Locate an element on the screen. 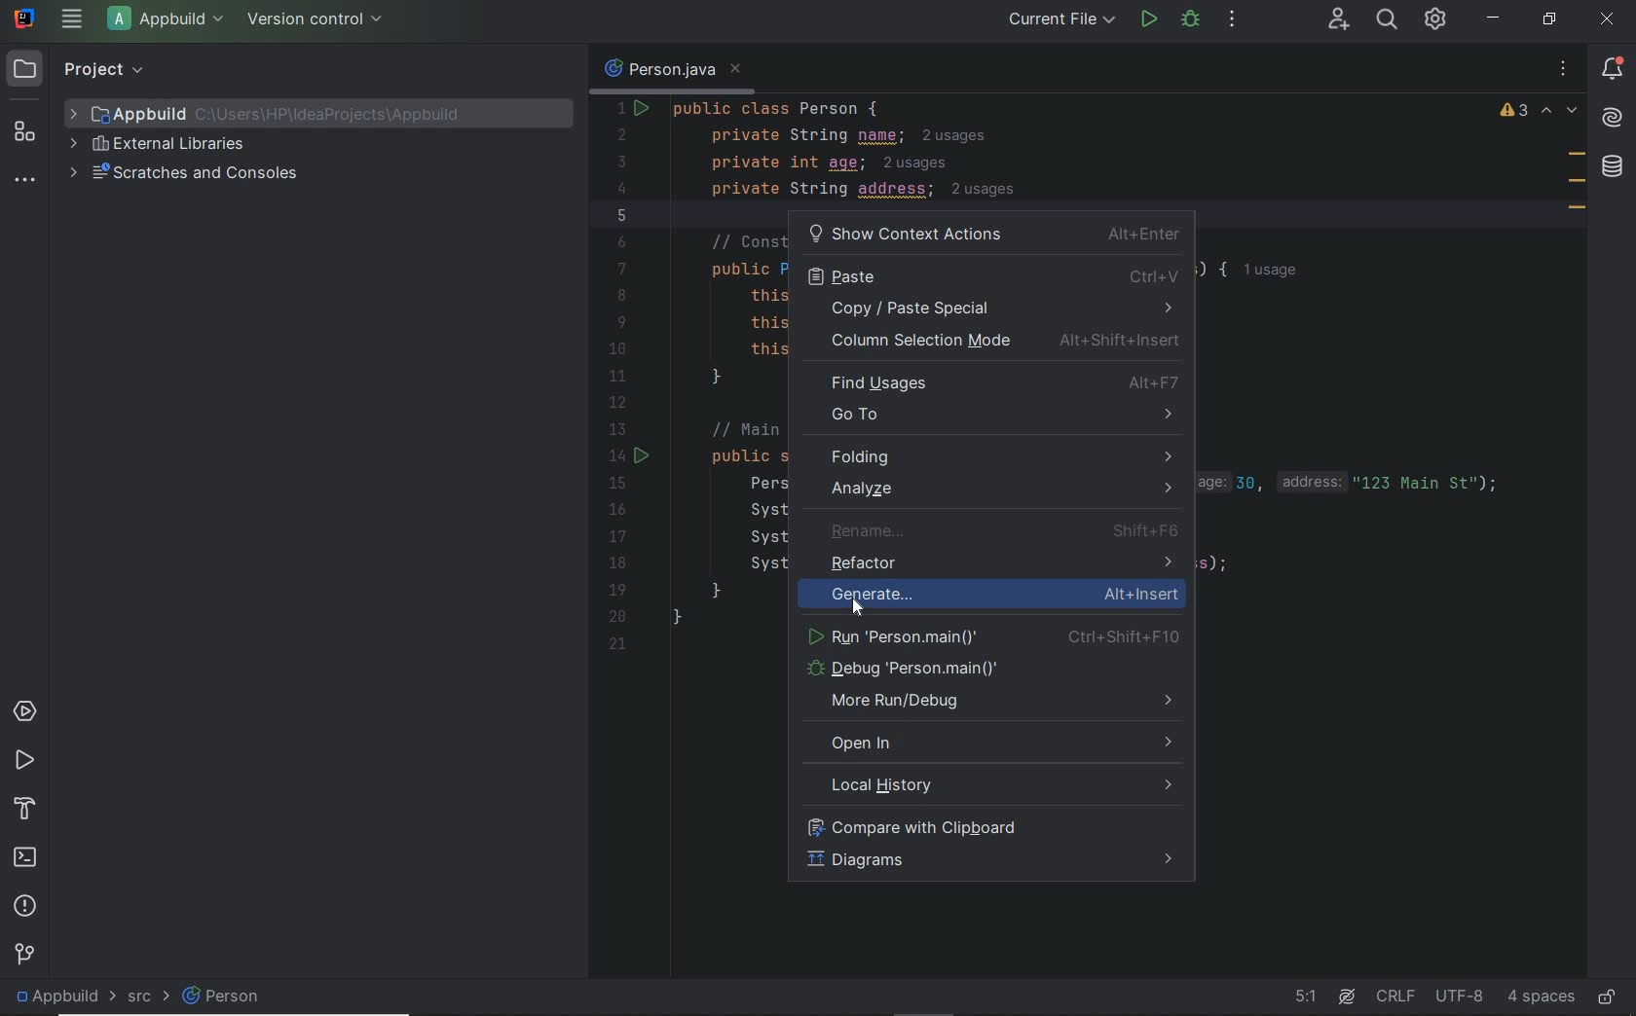 The width and height of the screenshot is (1636, 1016). Open In is located at coordinates (990, 744).